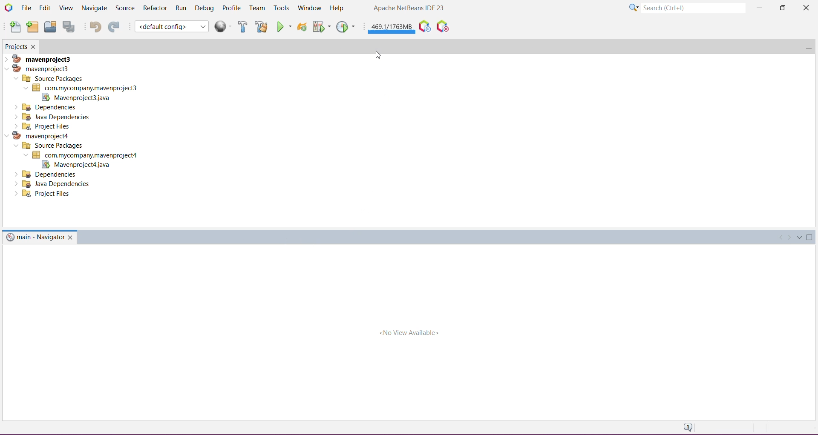 The width and height of the screenshot is (818, 435). I want to click on Search, so click(693, 7).